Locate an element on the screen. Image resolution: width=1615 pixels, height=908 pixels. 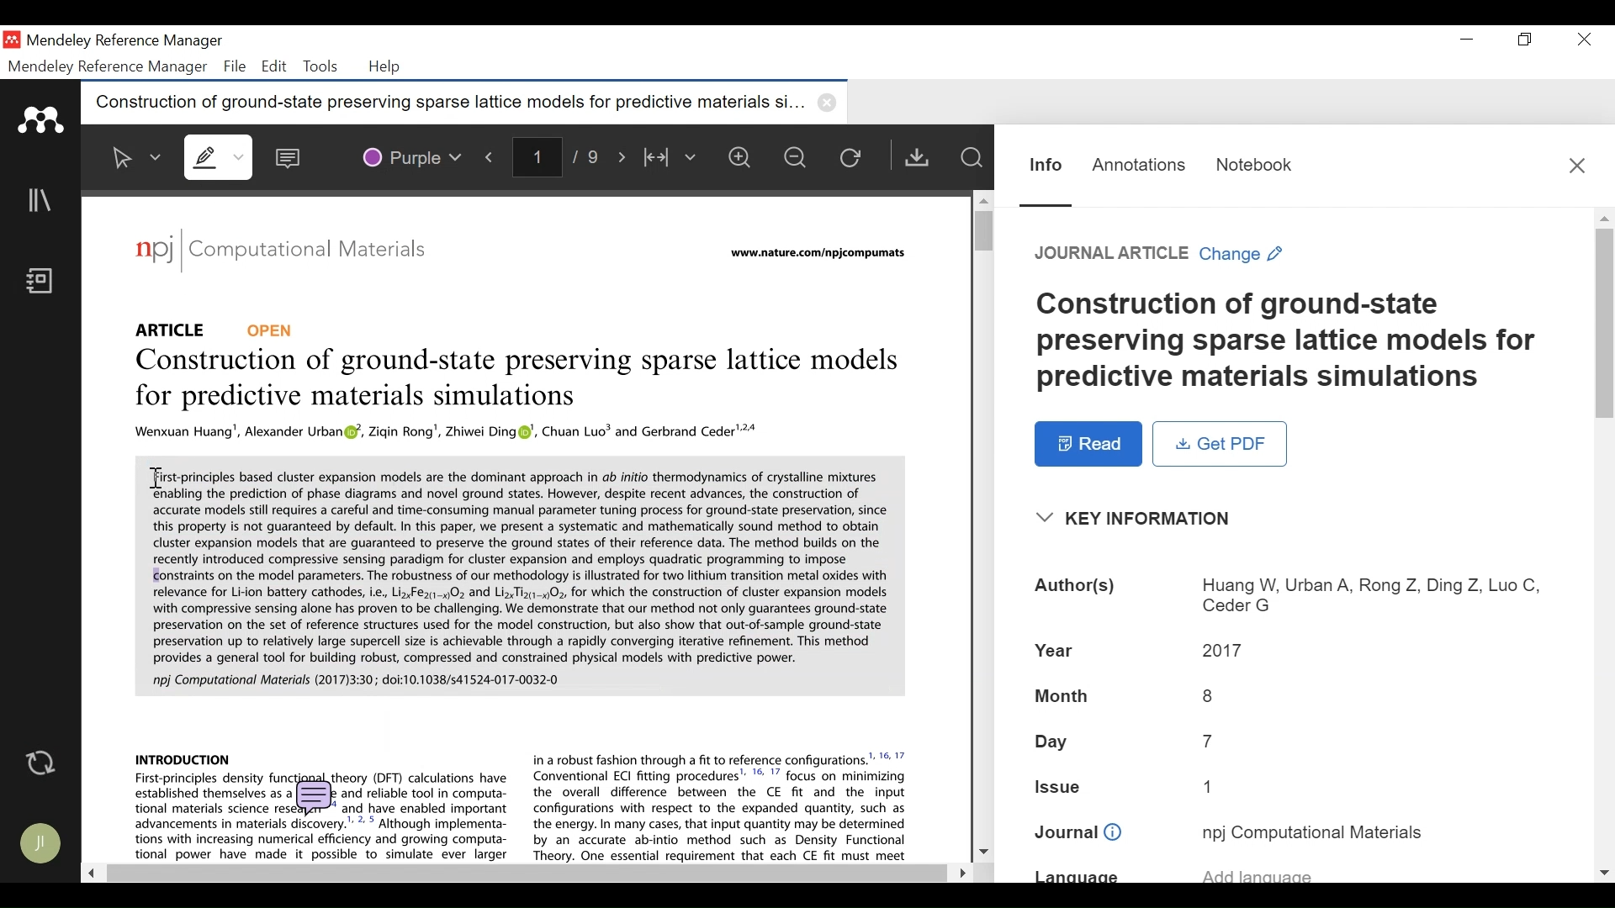
Tools is located at coordinates (319, 66).